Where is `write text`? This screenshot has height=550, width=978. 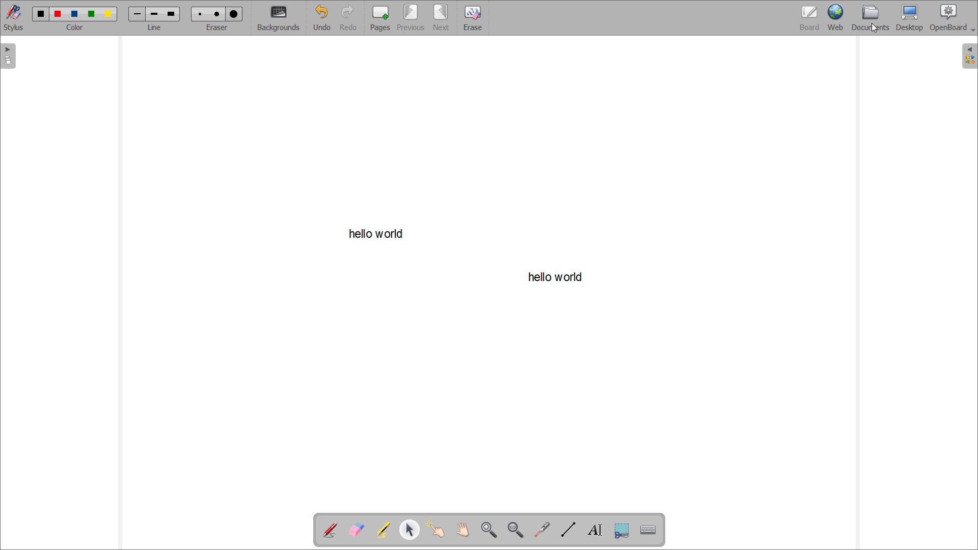
write text is located at coordinates (595, 530).